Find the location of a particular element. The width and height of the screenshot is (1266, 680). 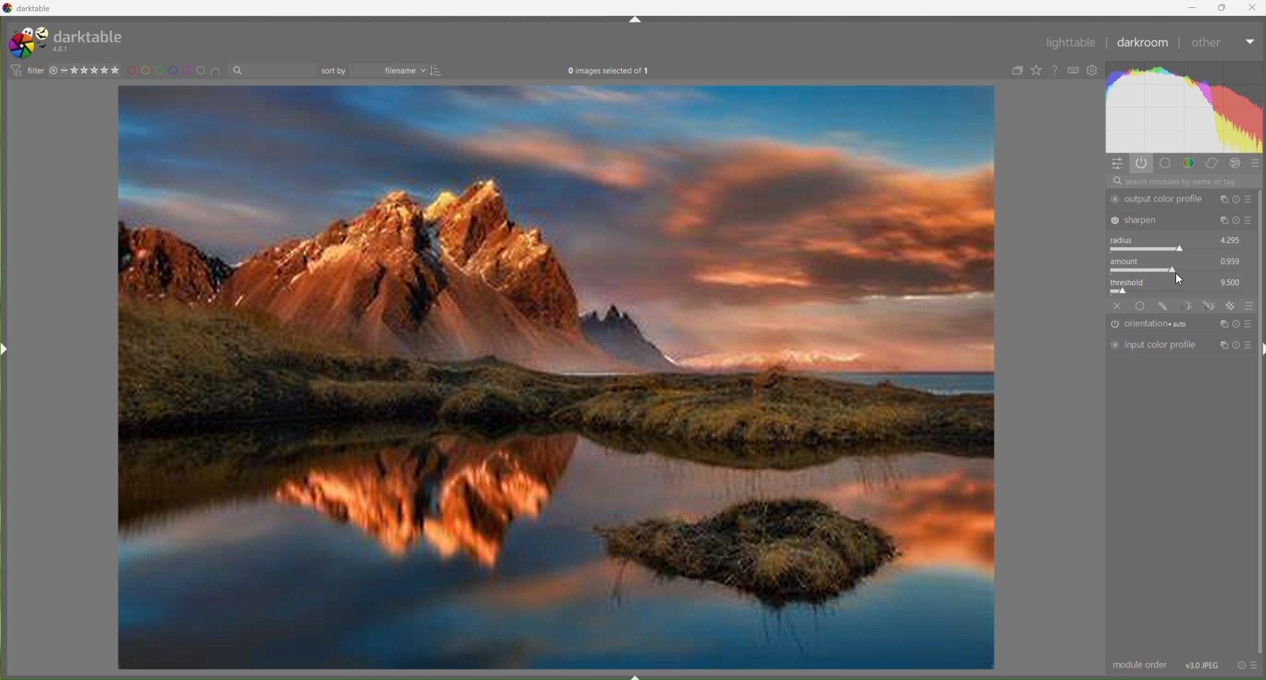

text is located at coordinates (609, 72).